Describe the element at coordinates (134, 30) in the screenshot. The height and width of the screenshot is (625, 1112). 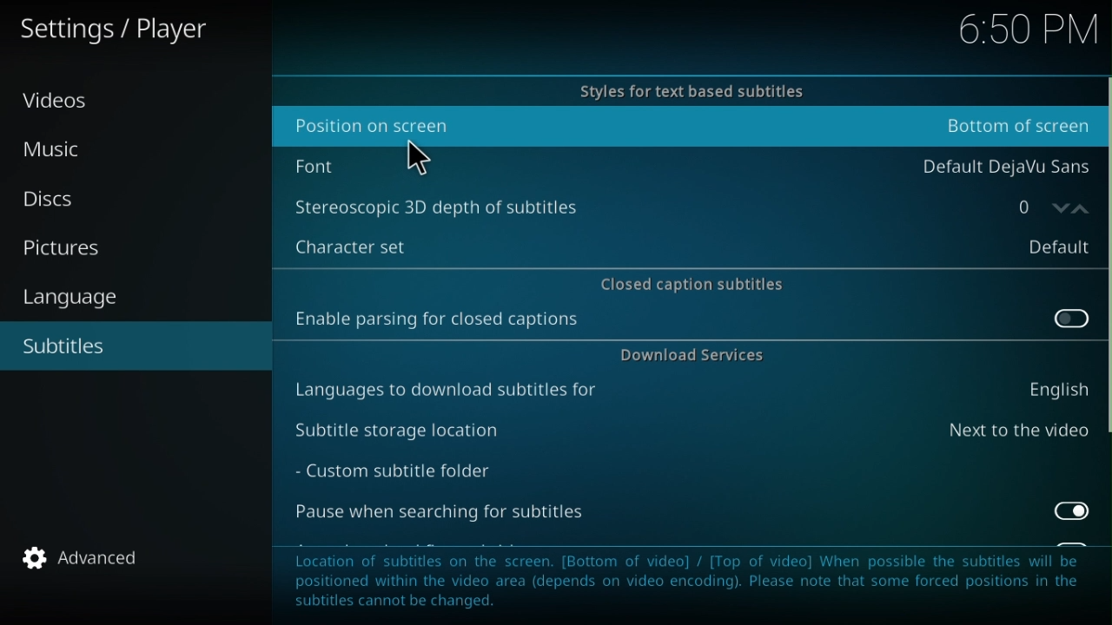
I see `Settings/player` at that location.